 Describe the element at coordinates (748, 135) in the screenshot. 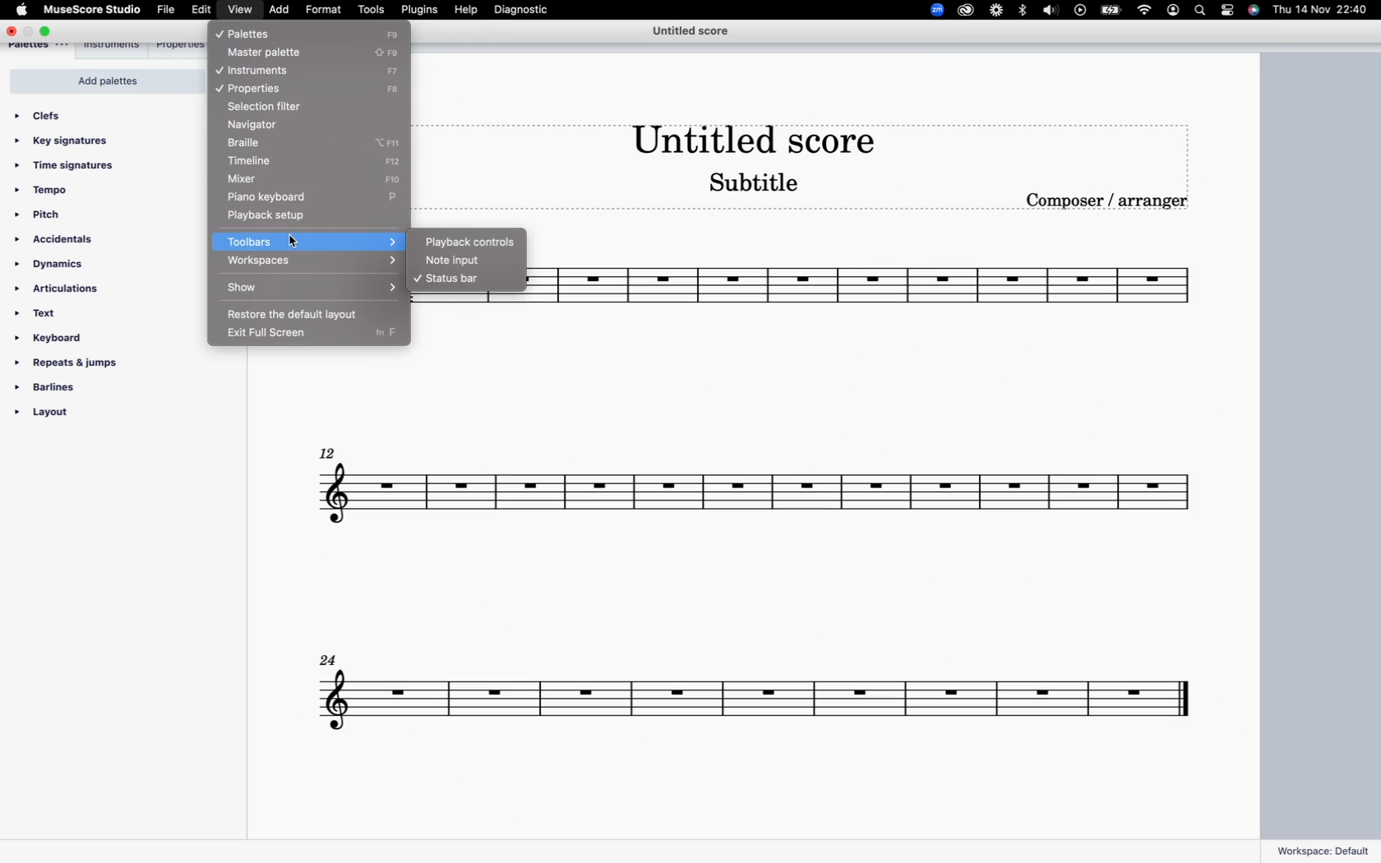

I see `score title` at that location.